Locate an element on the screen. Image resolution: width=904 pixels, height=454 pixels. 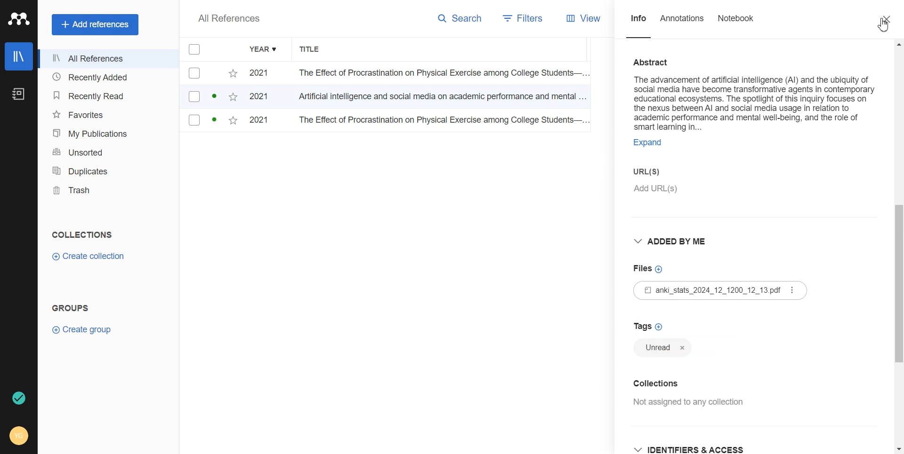
Close tag is located at coordinates (682, 349).